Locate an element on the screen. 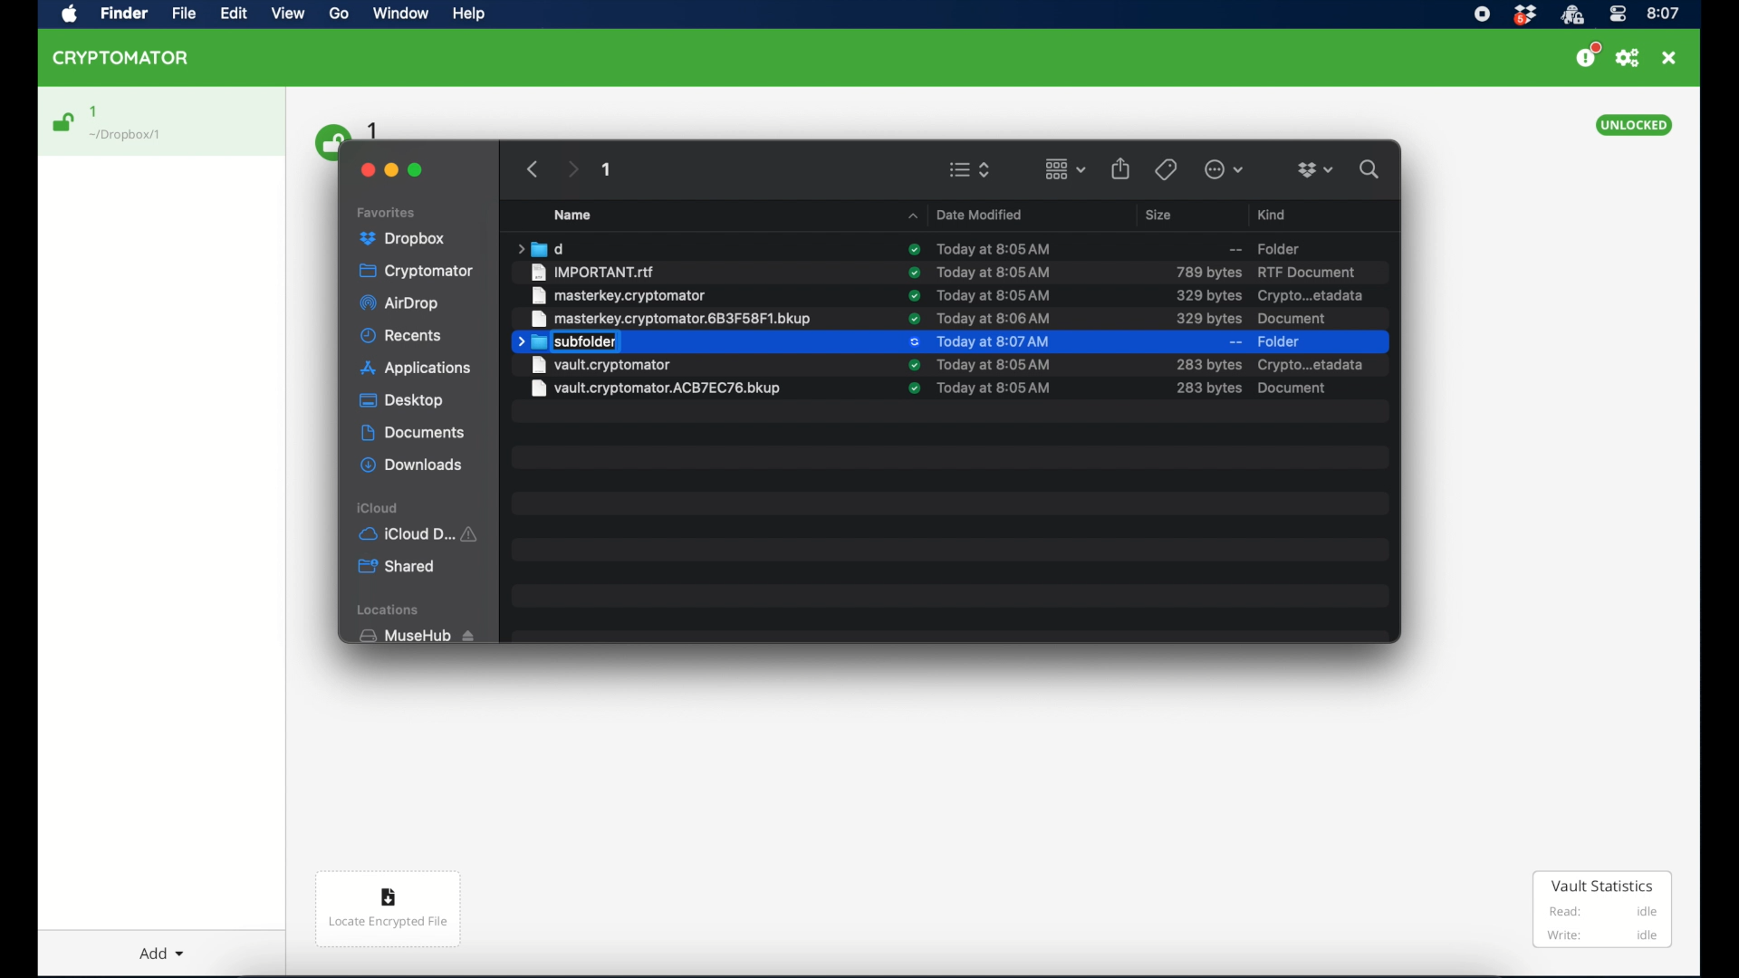 The width and height of the screenshot is (1739, 978). locations is located at coordinates (391, 610).